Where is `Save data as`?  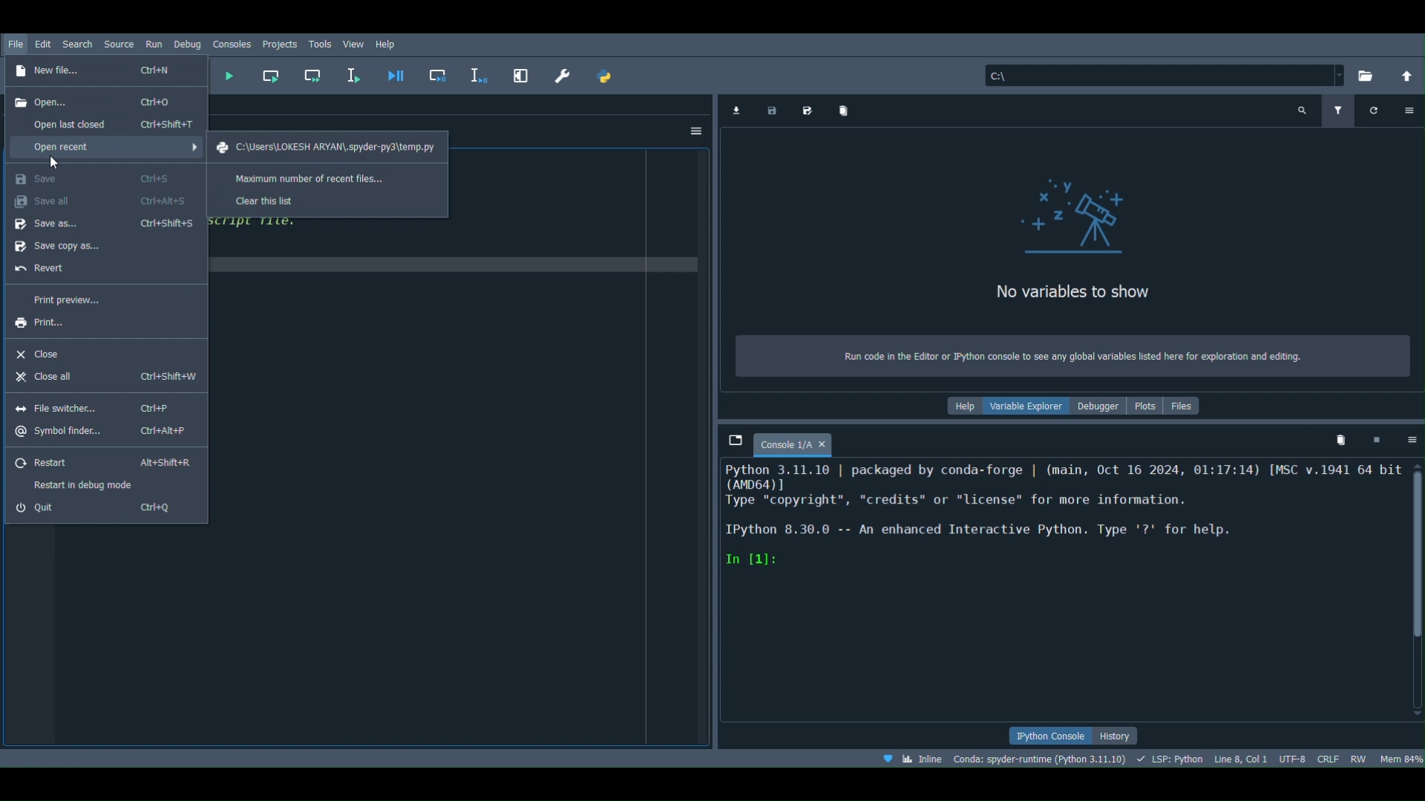
Save data as is located at coordinates (809, 109).